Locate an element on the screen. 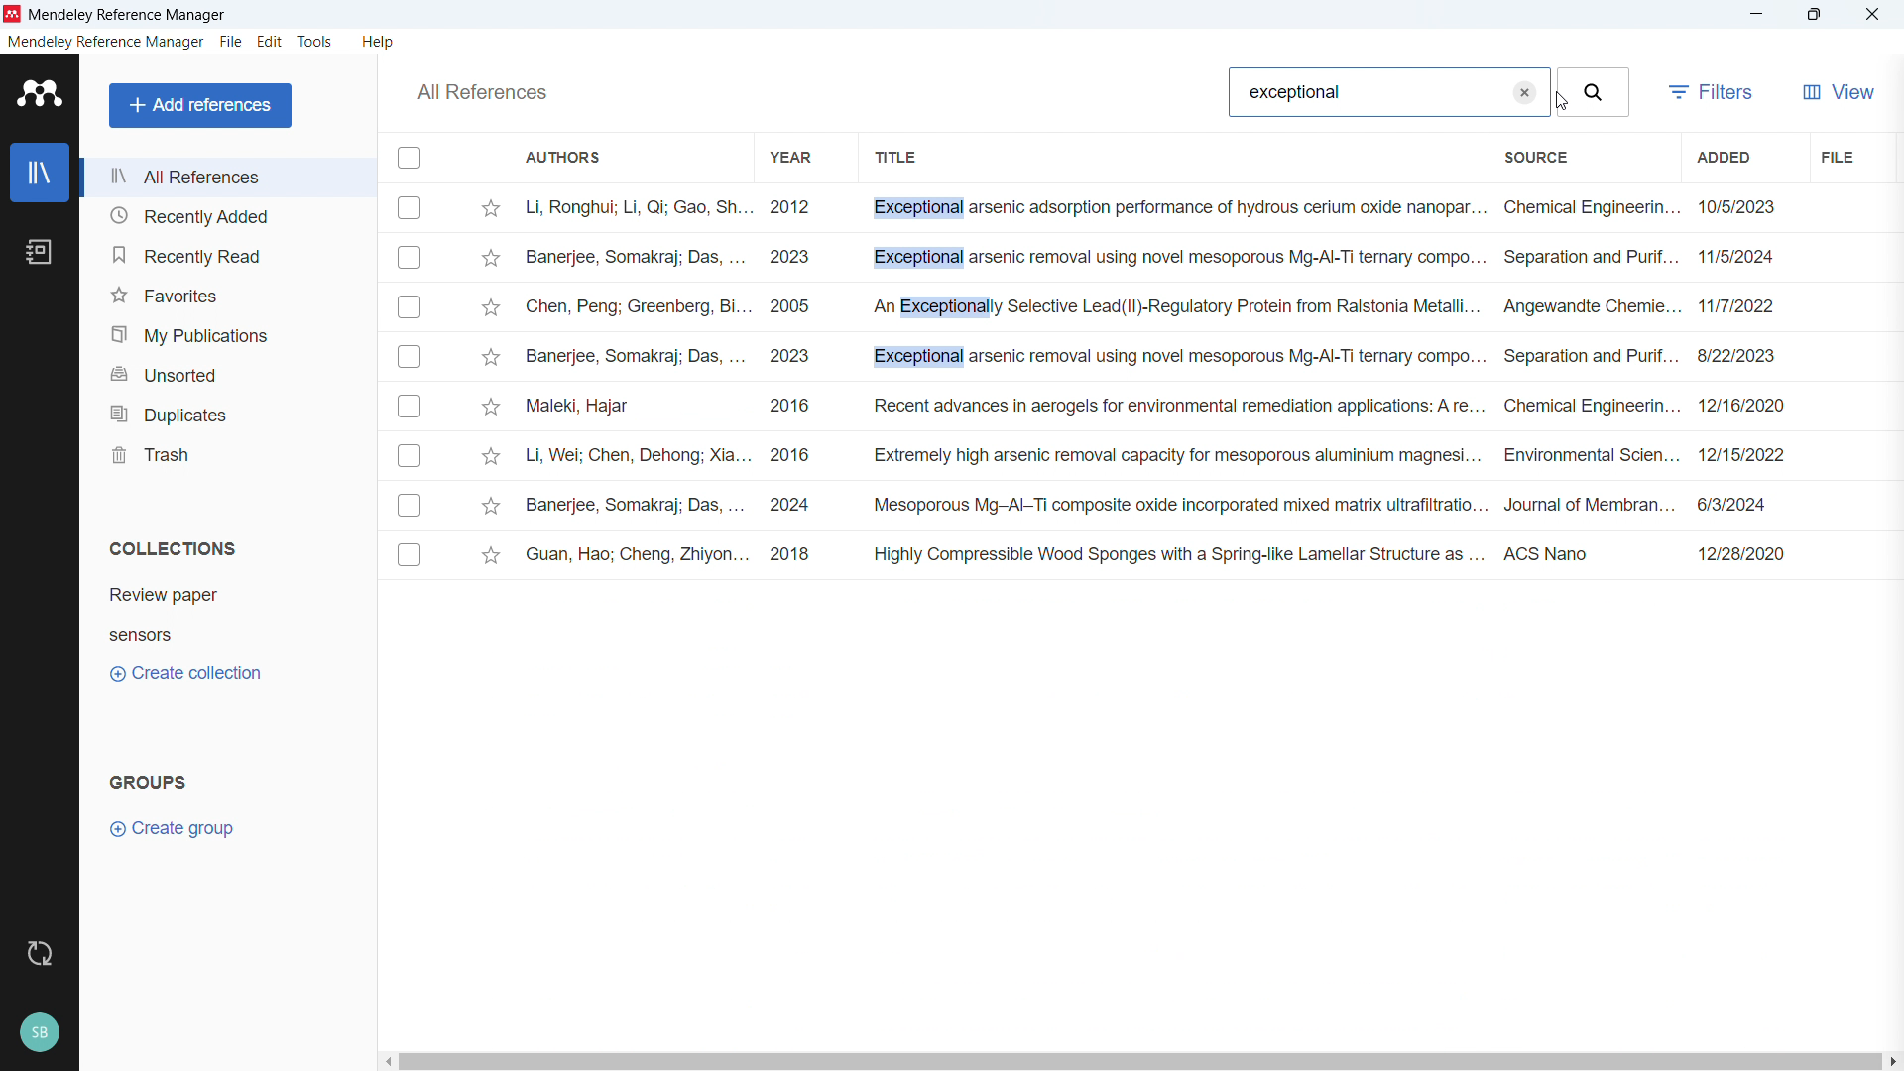  tools is located at coordinates (314, 42).